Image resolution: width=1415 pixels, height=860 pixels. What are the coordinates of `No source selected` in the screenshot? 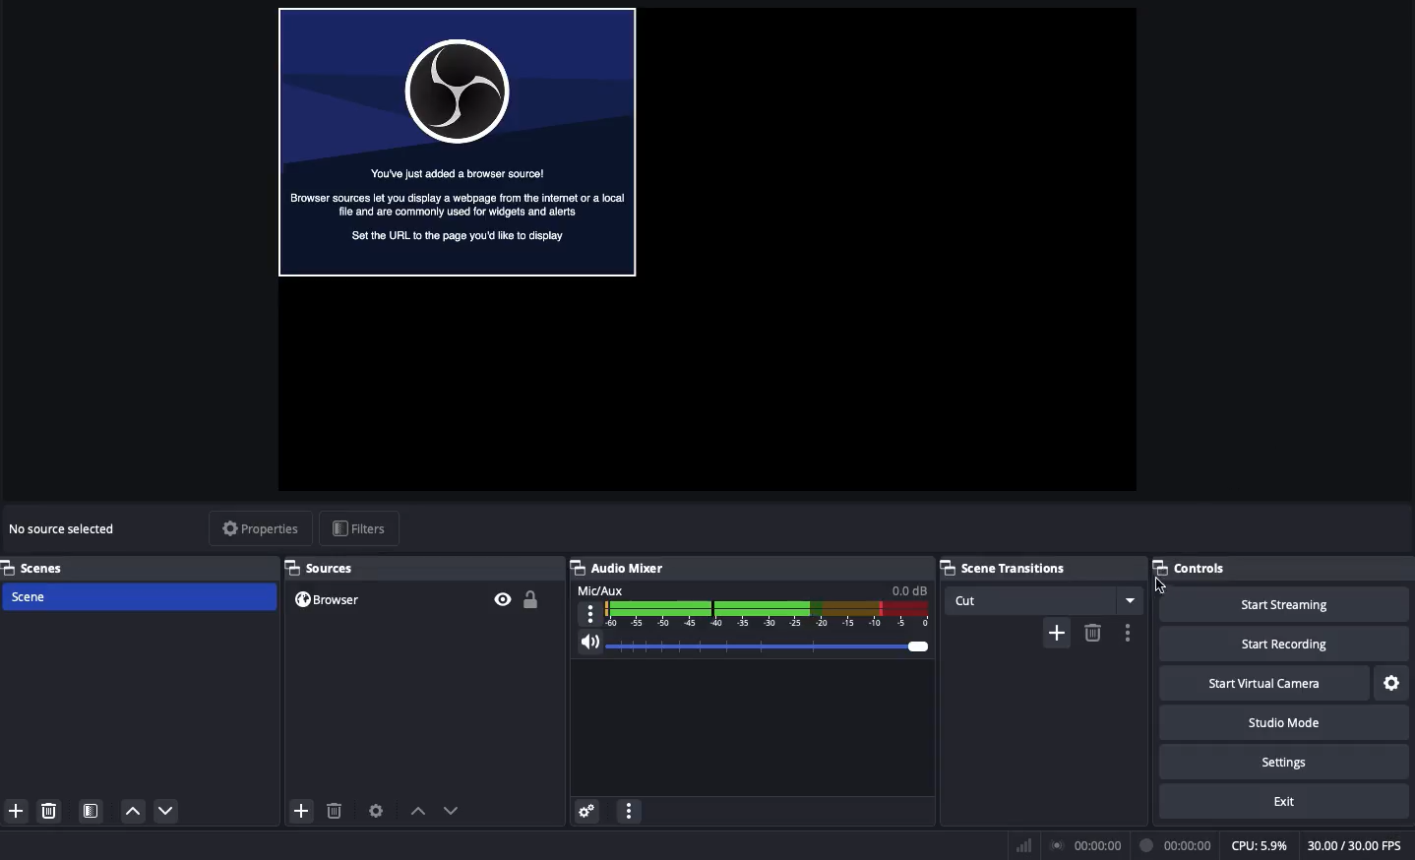 It's located at (62, 528).